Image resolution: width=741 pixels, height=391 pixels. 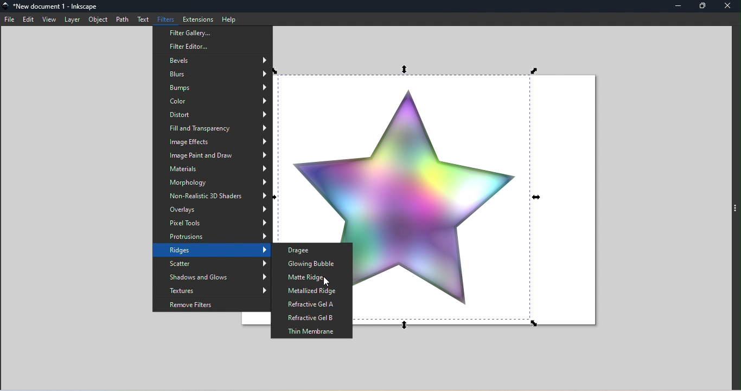 What do you see at coordinates (323, 283) in the screenshot?
I see `cursor` at bounding box center [323, 283].